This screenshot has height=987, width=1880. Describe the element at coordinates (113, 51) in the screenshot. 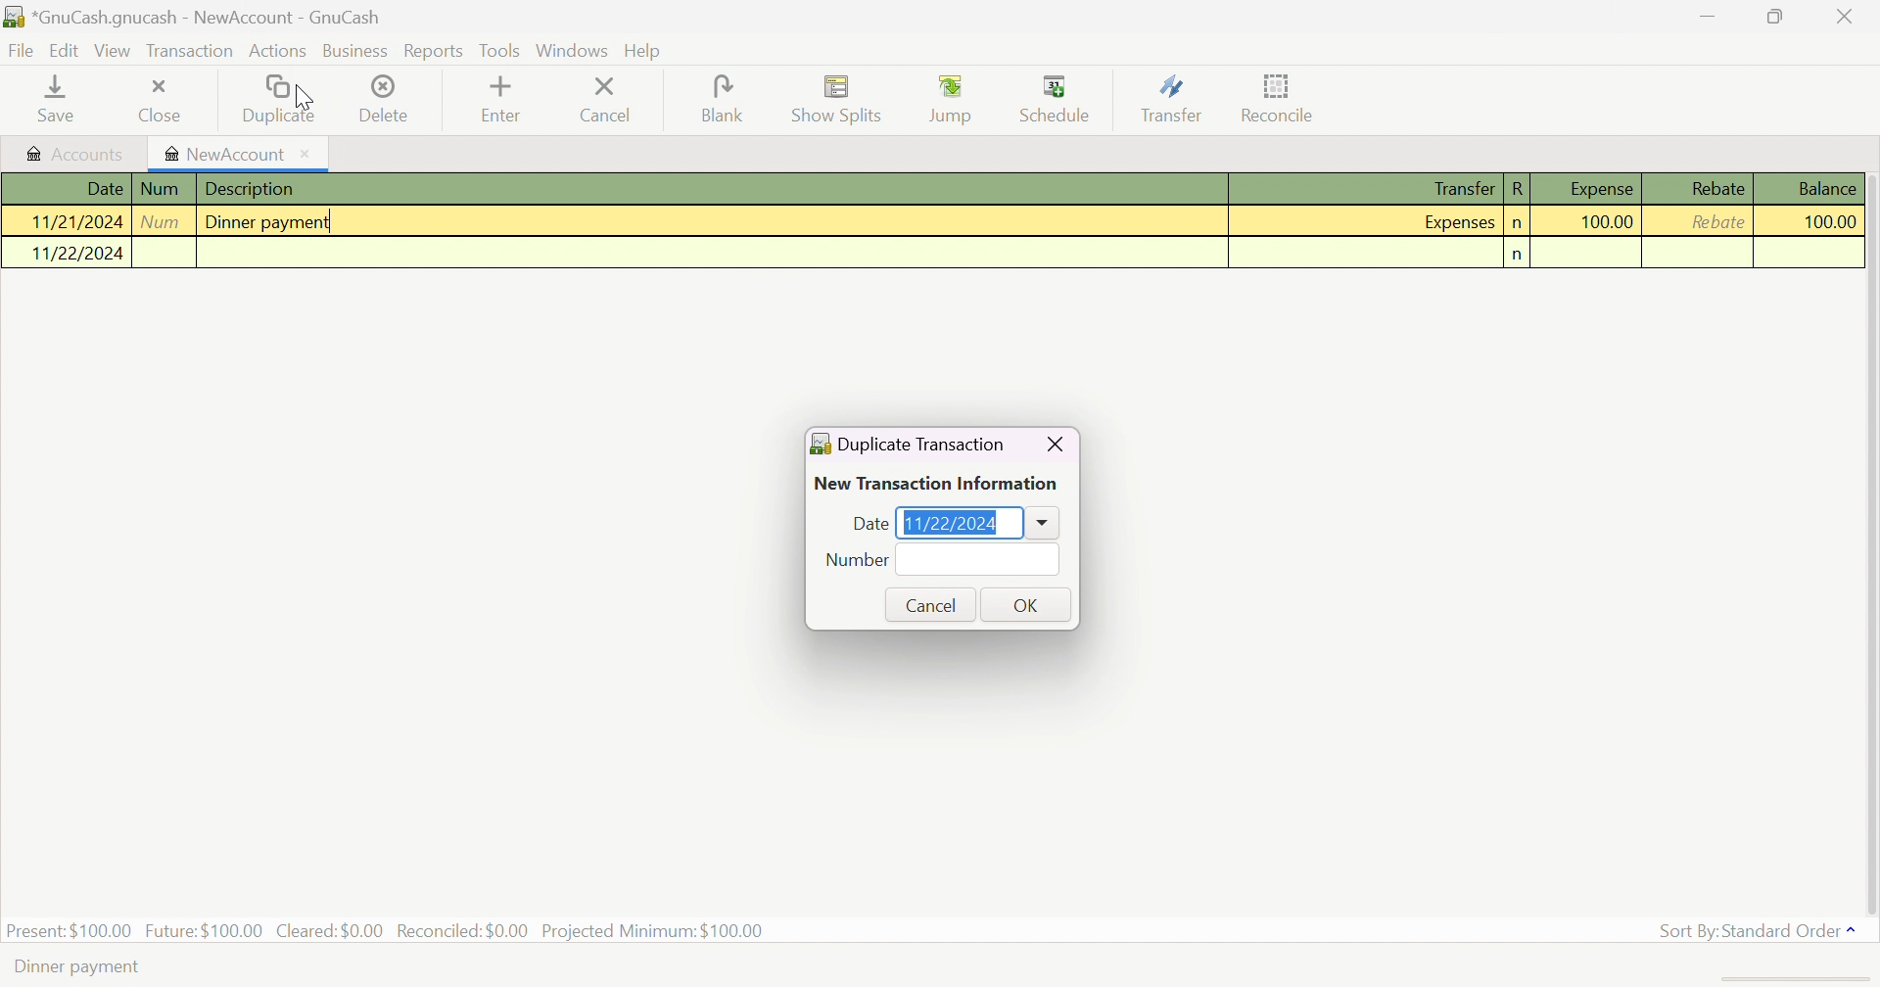

I see `View` at that location.